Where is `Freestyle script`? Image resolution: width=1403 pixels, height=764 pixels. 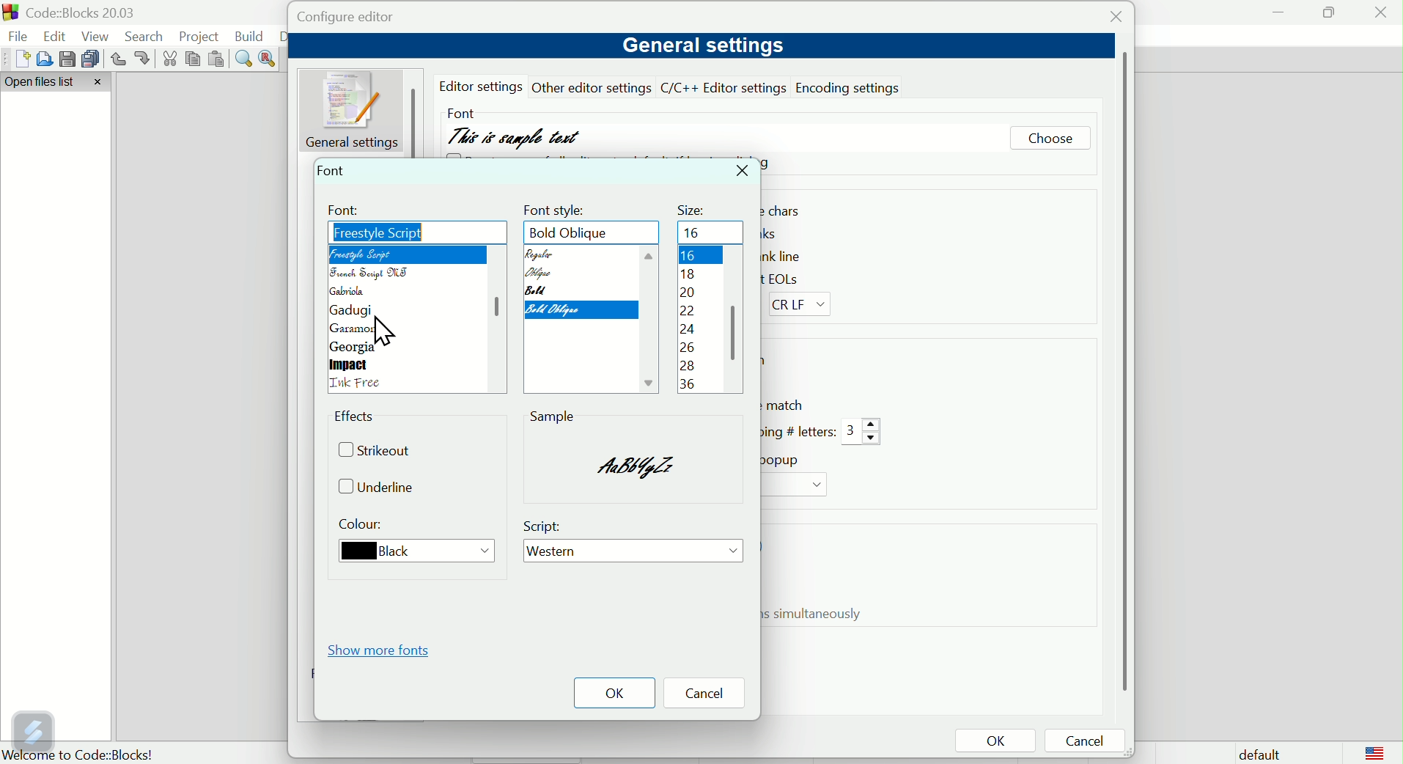
Freestyle script is located at coordinates (366, 253).